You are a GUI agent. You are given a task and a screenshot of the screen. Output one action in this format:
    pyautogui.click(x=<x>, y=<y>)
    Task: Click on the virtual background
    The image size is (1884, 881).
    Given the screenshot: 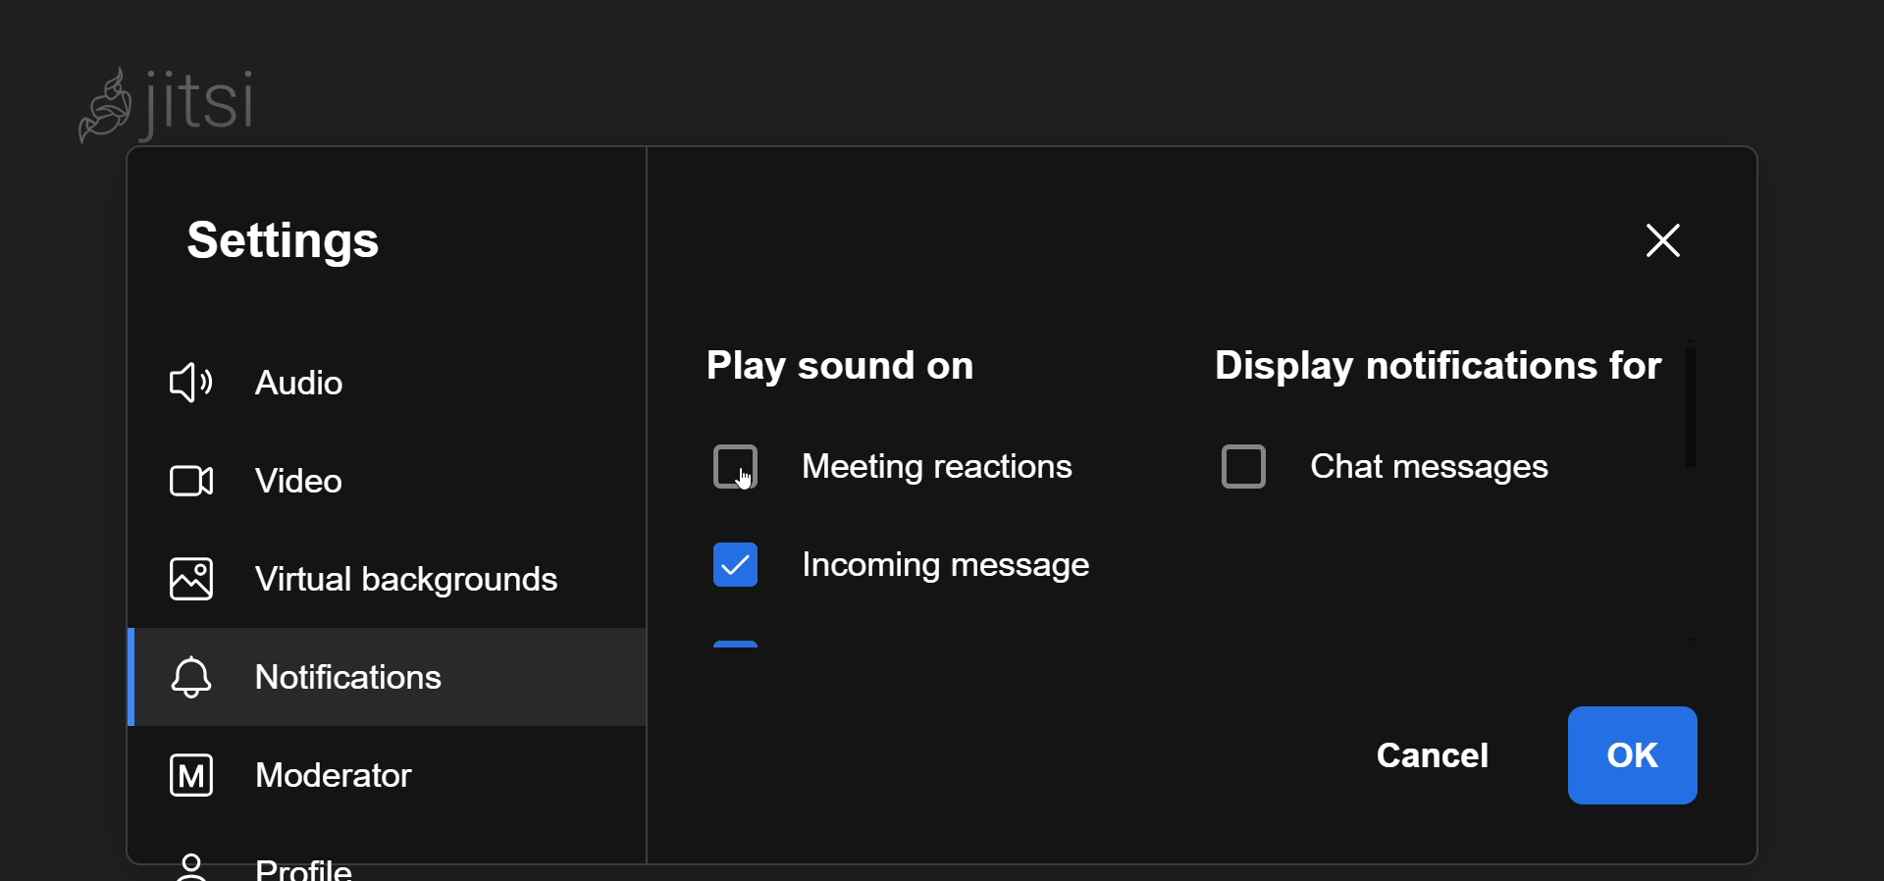 What is the action you would take?
    pyautogui.click(x=392, y=581)
    